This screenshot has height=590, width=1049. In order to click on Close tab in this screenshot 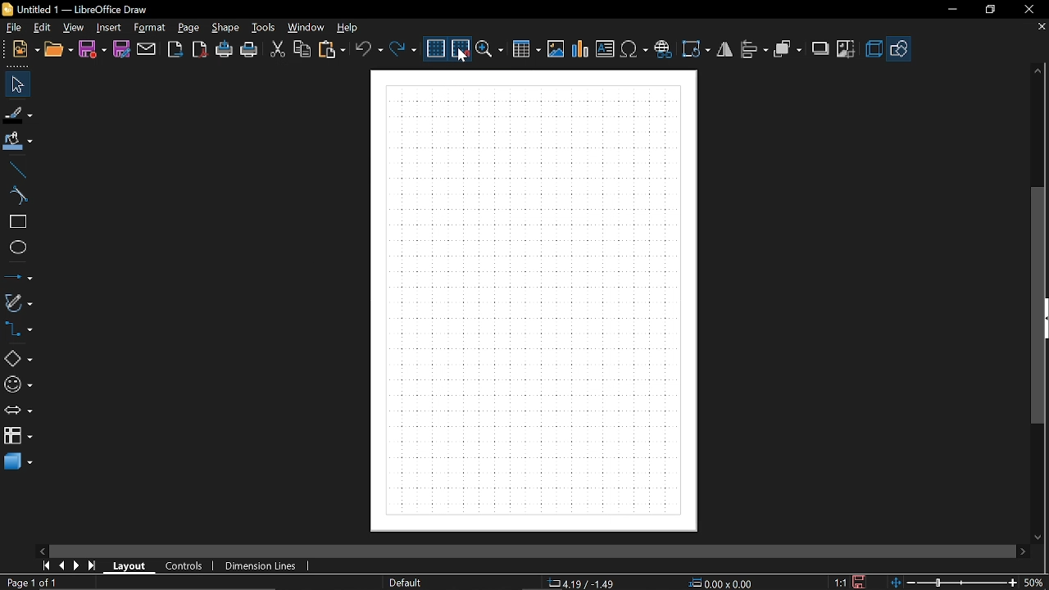, I will do `click(1039, 28)`.